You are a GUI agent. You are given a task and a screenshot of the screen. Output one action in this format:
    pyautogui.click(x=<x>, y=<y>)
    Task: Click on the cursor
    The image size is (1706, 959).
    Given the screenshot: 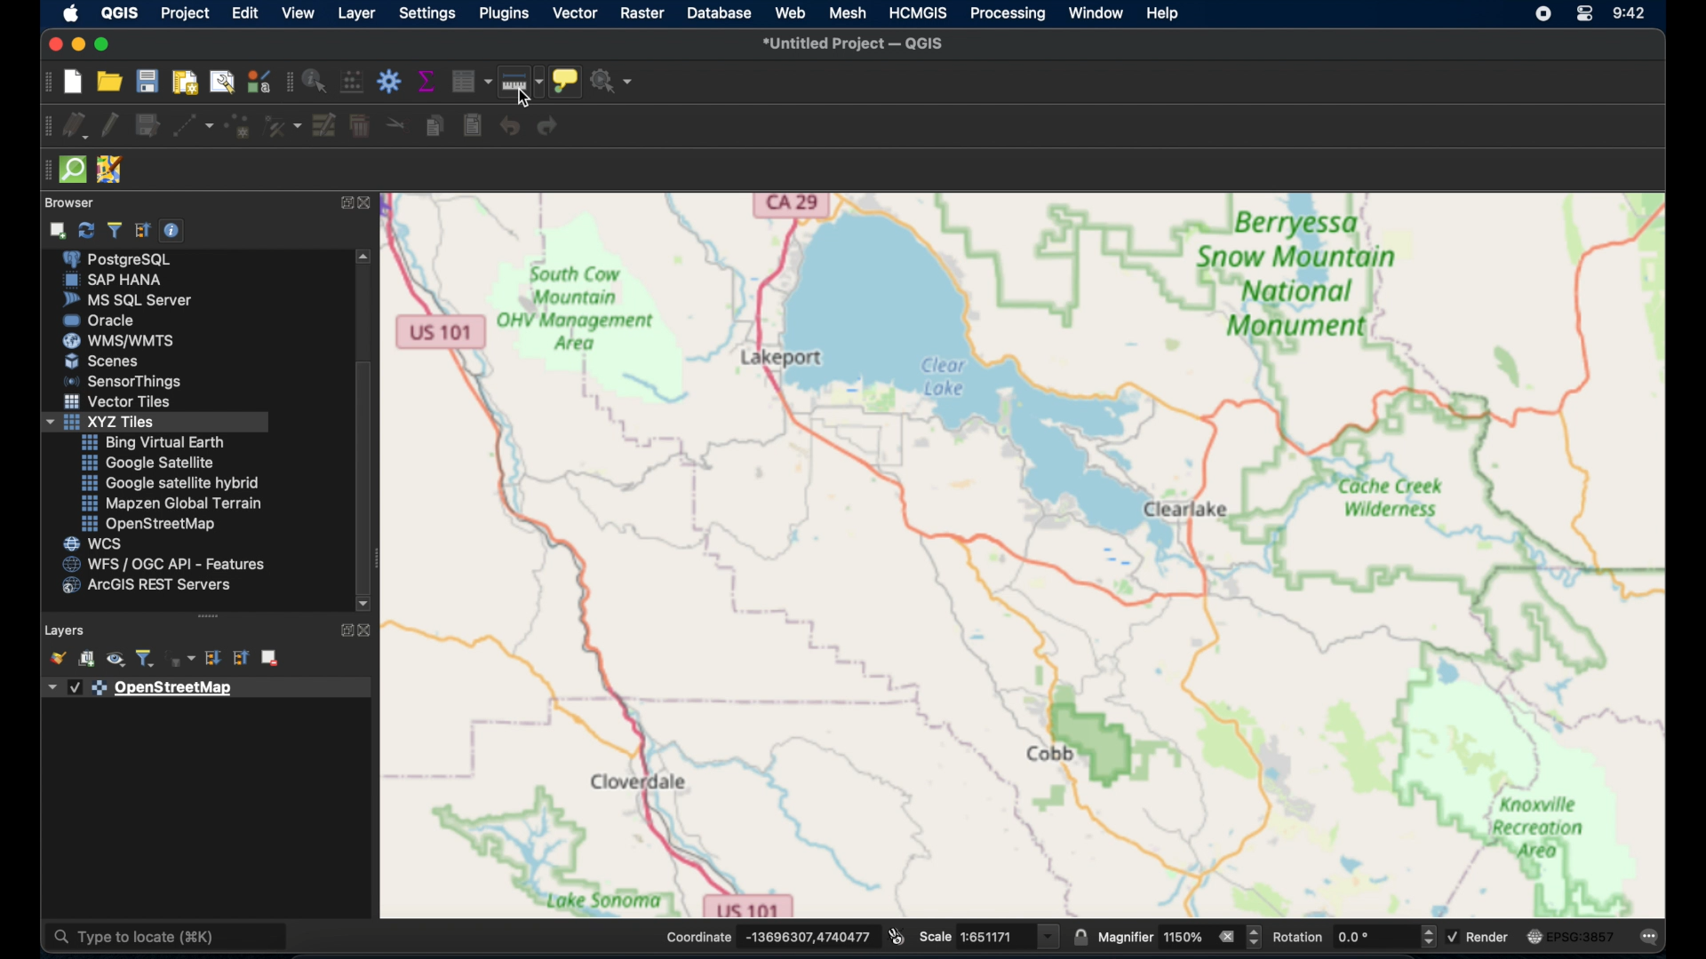 What is the action you would take?
    pyautogui.click(x=521, y=96)
    